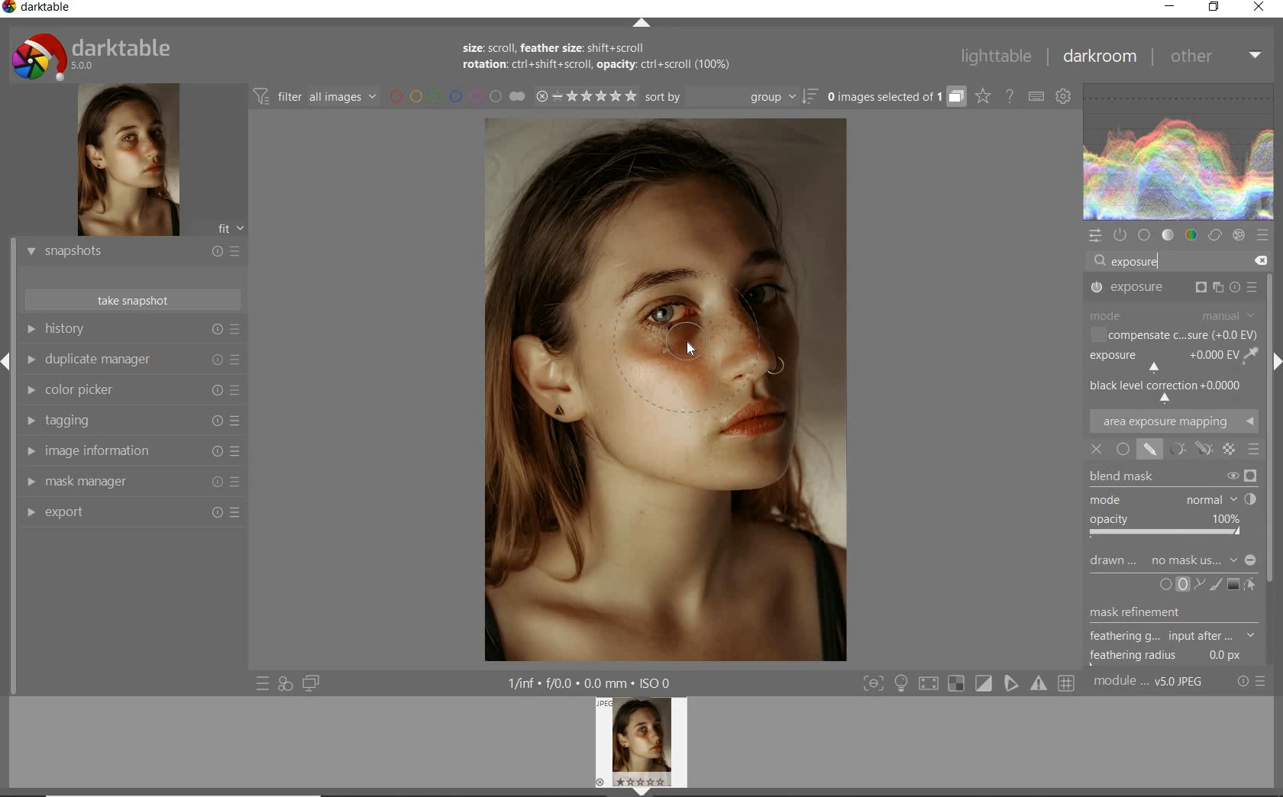 This screenshot has width=1283, height=797. What do you see at coordinates (1159, 361) in the screenshot?
I see `EXPOSURE` at bounding box center [1159, 361].